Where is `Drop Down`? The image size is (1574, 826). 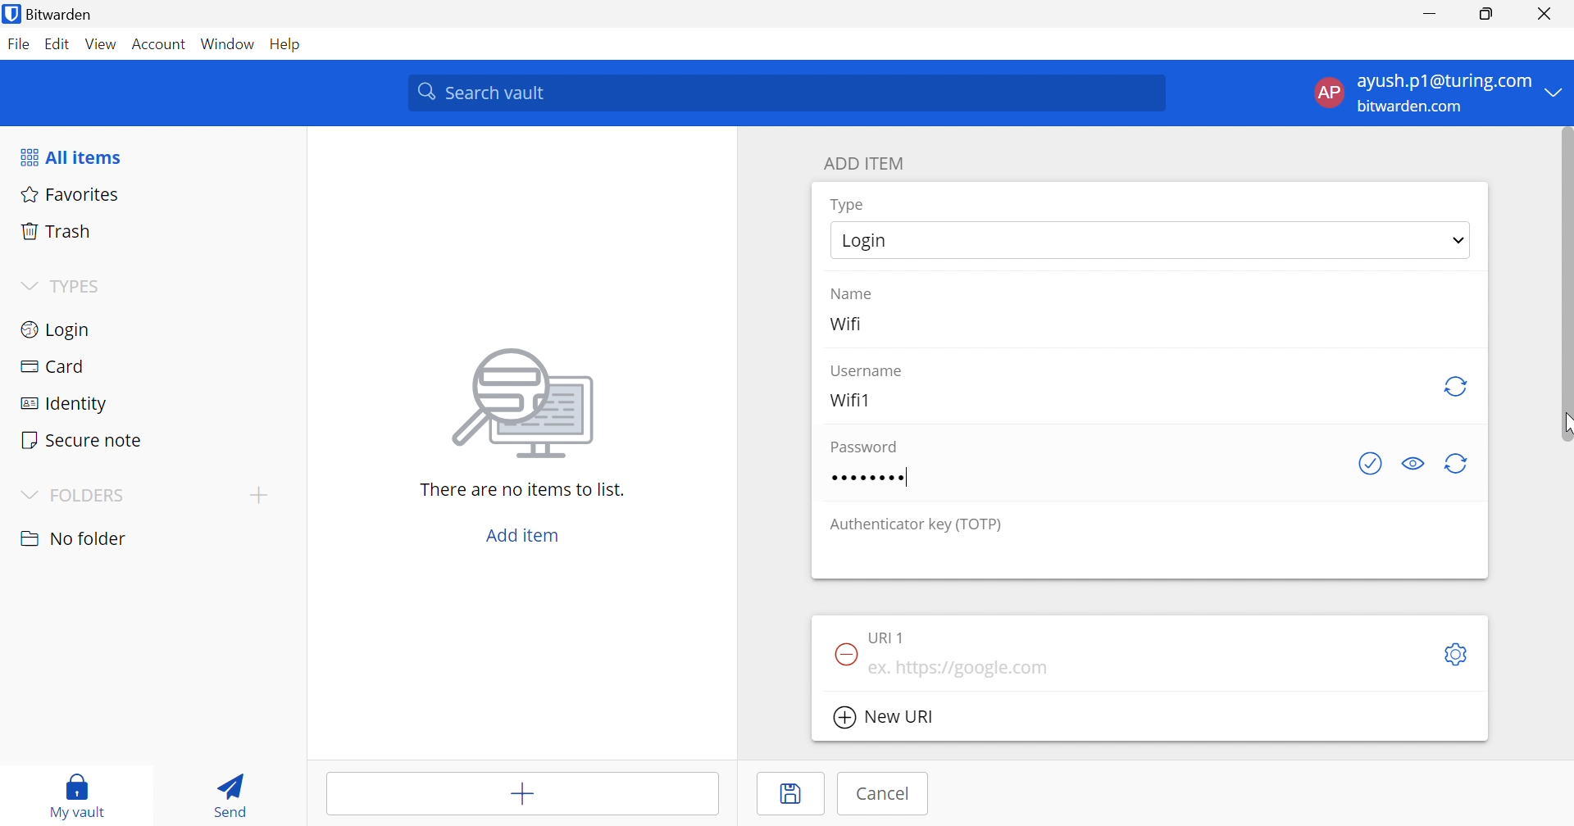 Drop Down is located at coordinates (1555, 91).